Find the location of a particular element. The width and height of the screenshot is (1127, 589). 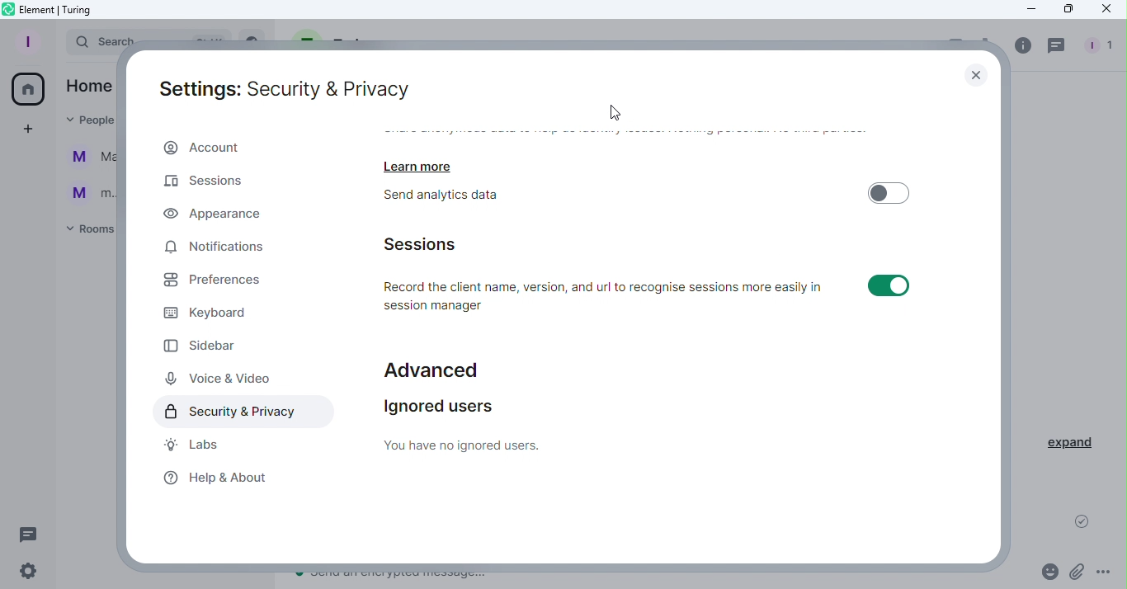

Minimize is located at coordinates (1026, 11).